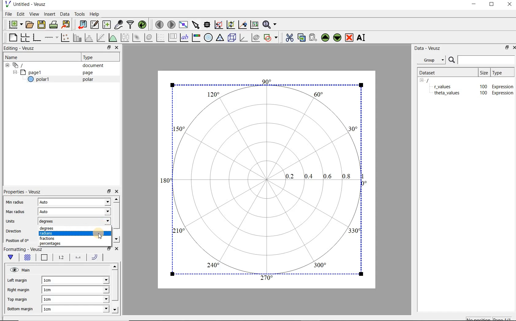 Image resolution: width=516 pixels, height=321 pixels. I want to click on Editing - Veusz, so click(21, 49).